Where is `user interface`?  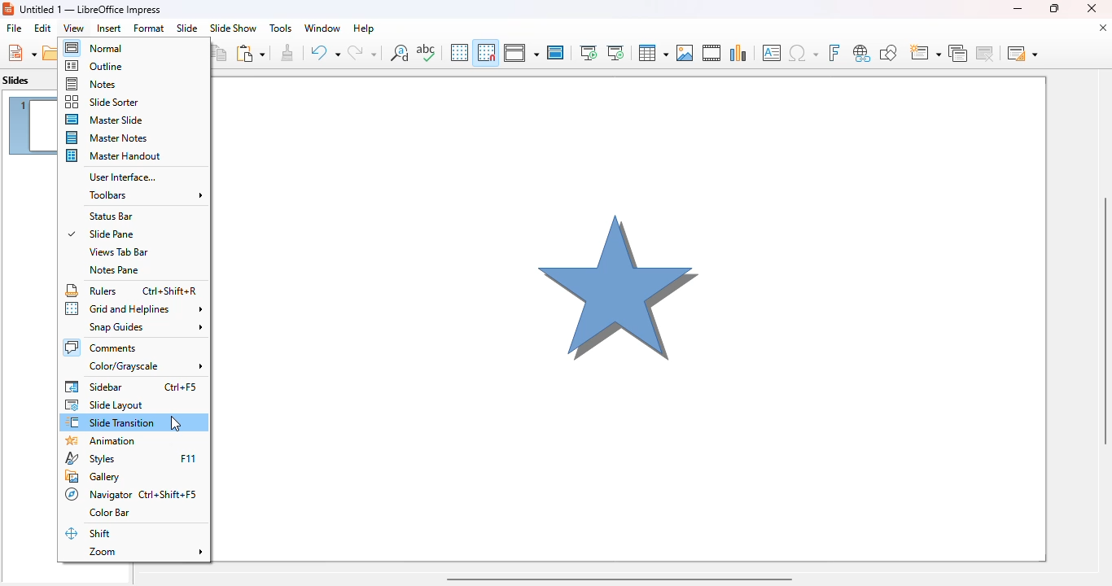
user interface is located at coordinates (123, 177).